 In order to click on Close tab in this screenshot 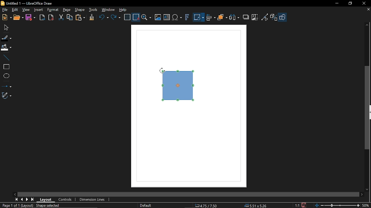, I will do `click(369, 10)`.